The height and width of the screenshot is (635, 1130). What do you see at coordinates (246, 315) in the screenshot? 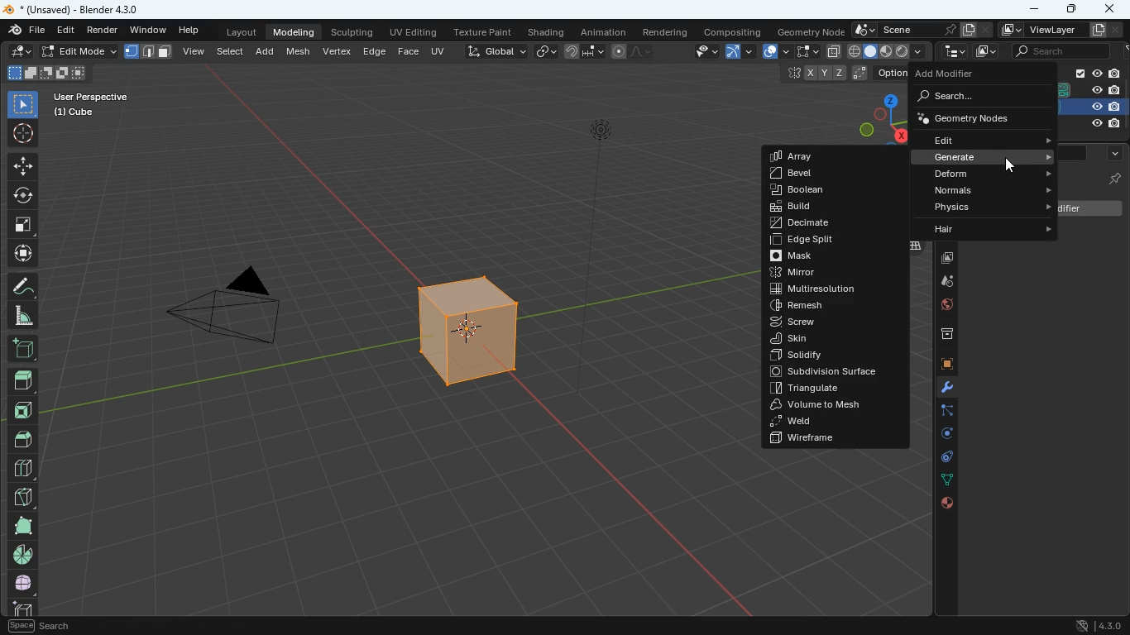
I see `camera` at bounding box center [246, 315].